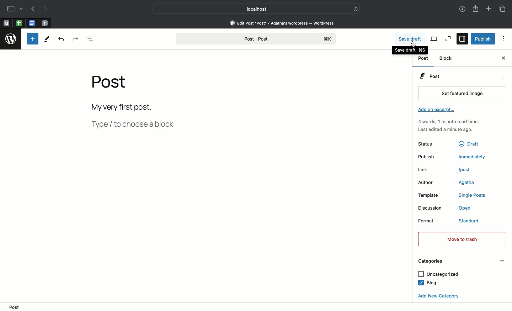  I want to click on Status, so click(431, 143).